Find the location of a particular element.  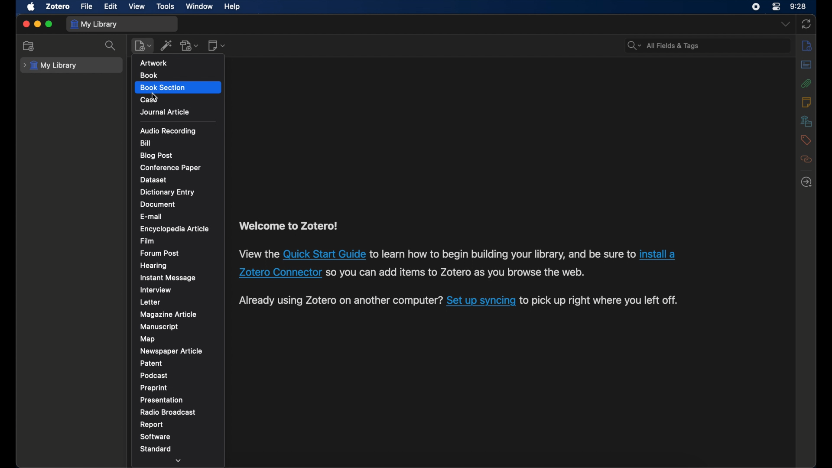

search is located at coordinates (112, 45).